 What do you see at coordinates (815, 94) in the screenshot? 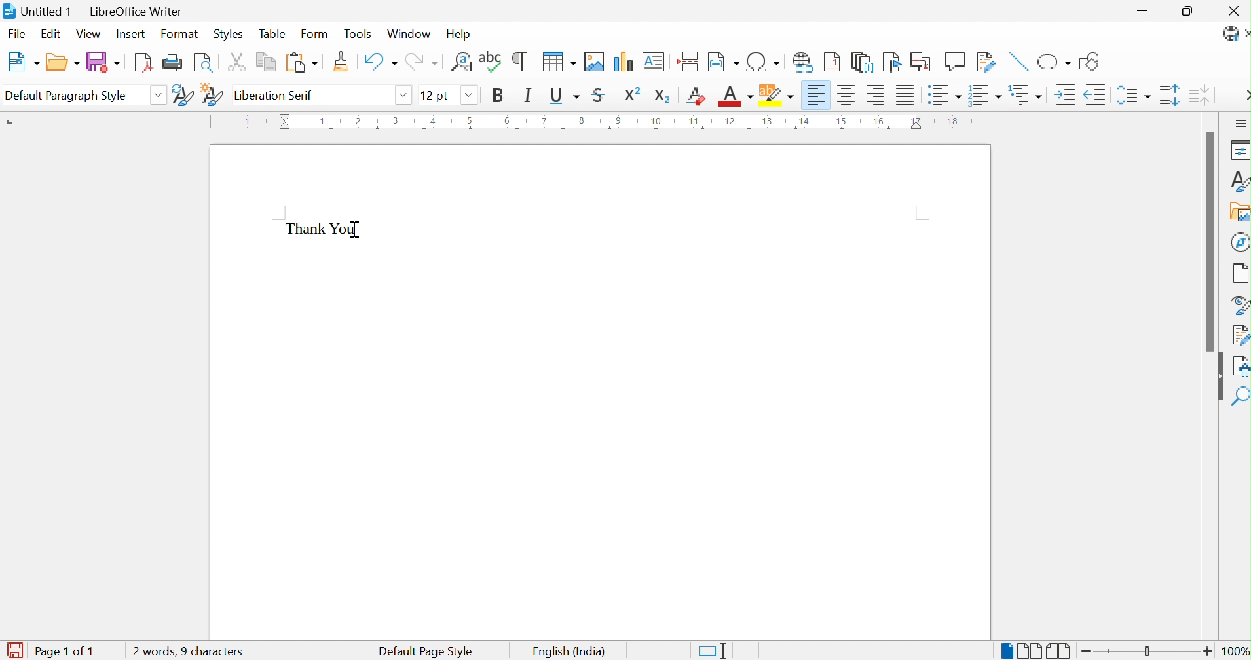
I see `Align Left` at bounding box center [815, 94].